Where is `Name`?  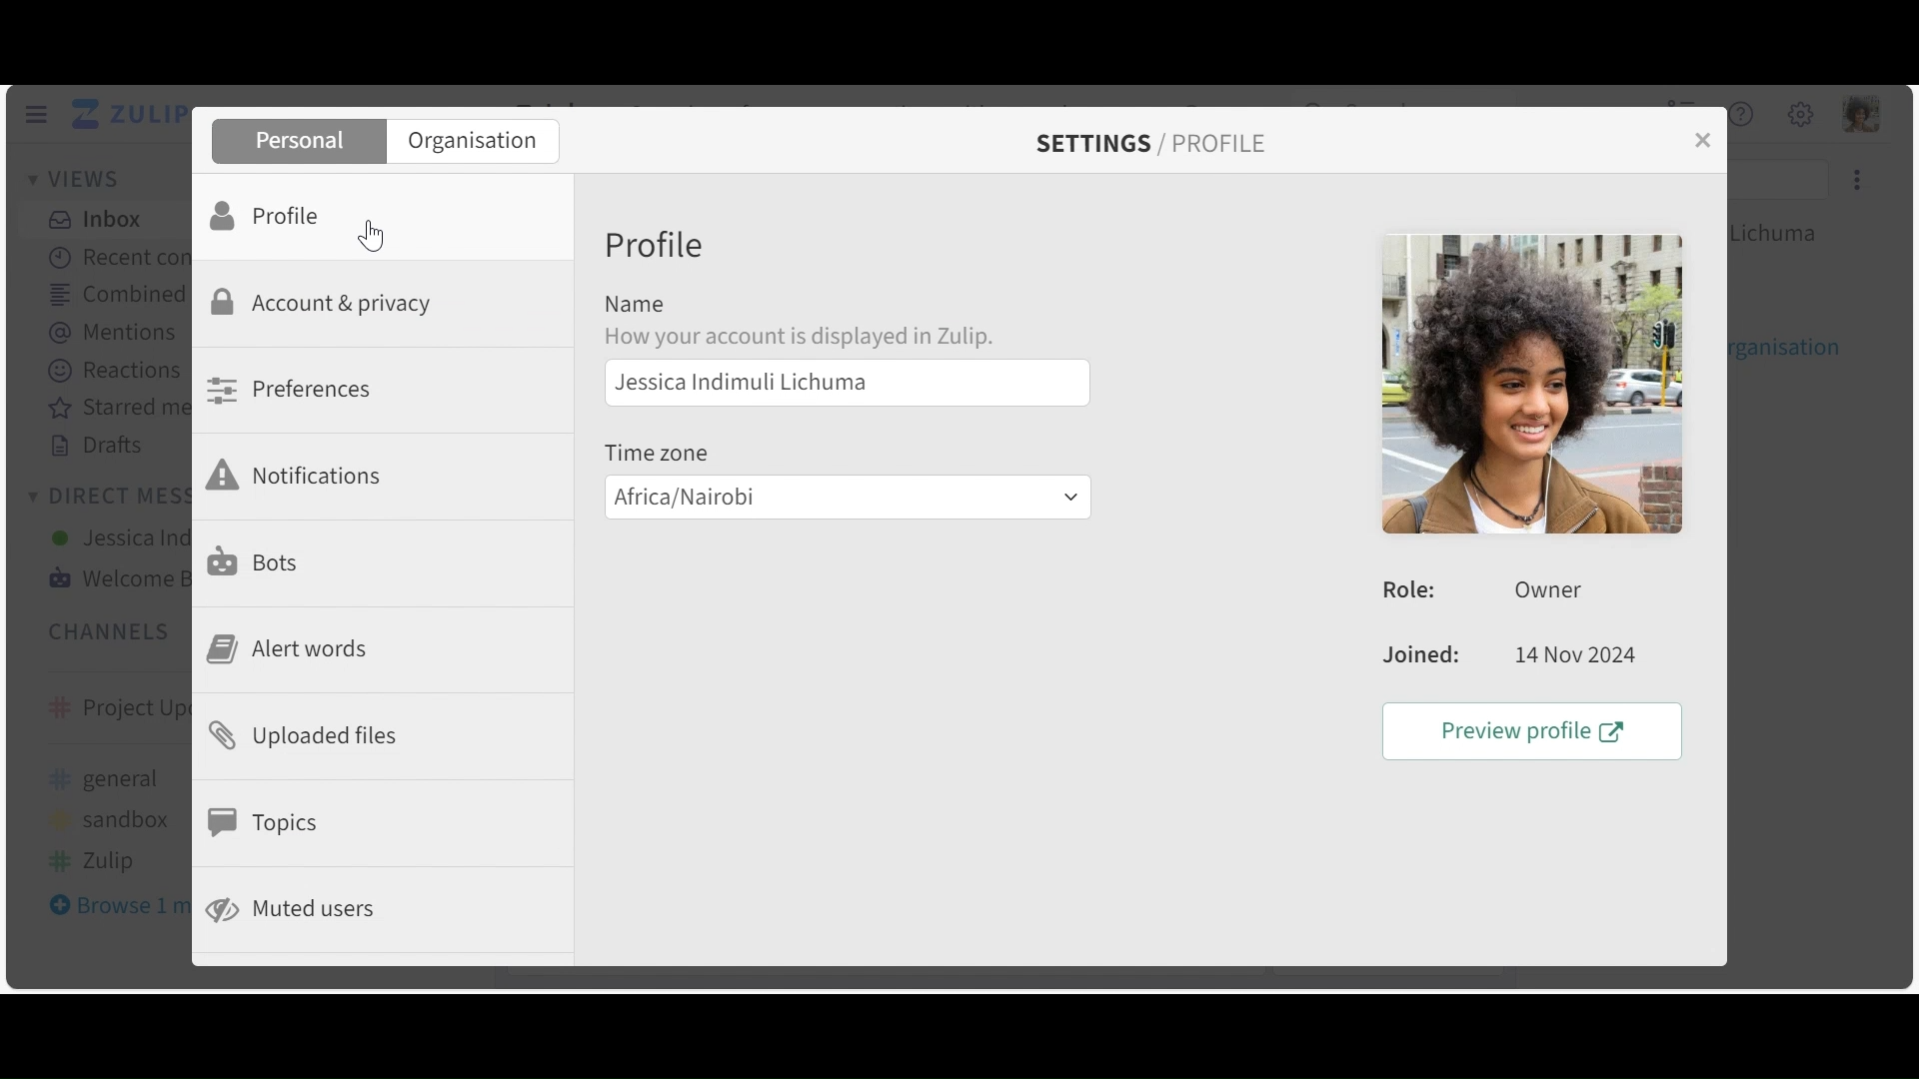
Name is located at coordinates (638, 308).